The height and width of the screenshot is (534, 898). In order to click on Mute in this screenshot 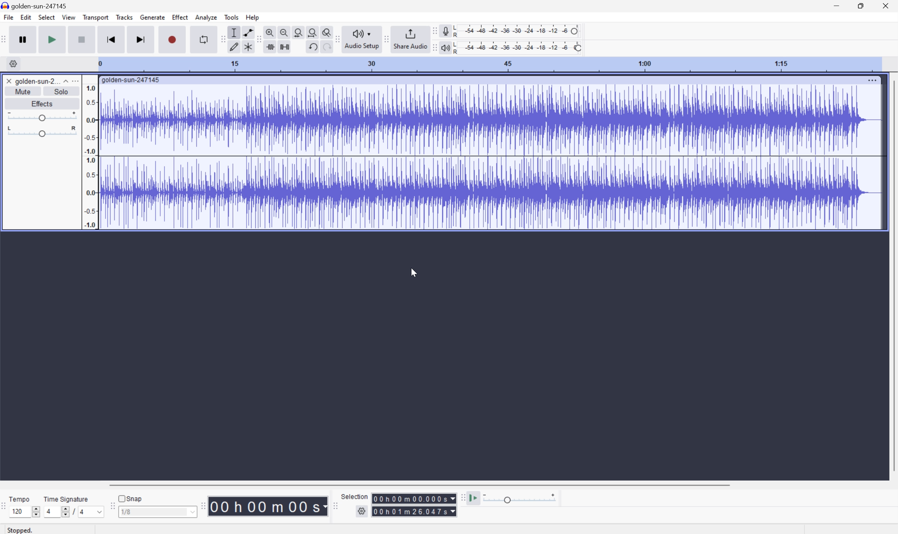, I will do `click(23, 92)`.